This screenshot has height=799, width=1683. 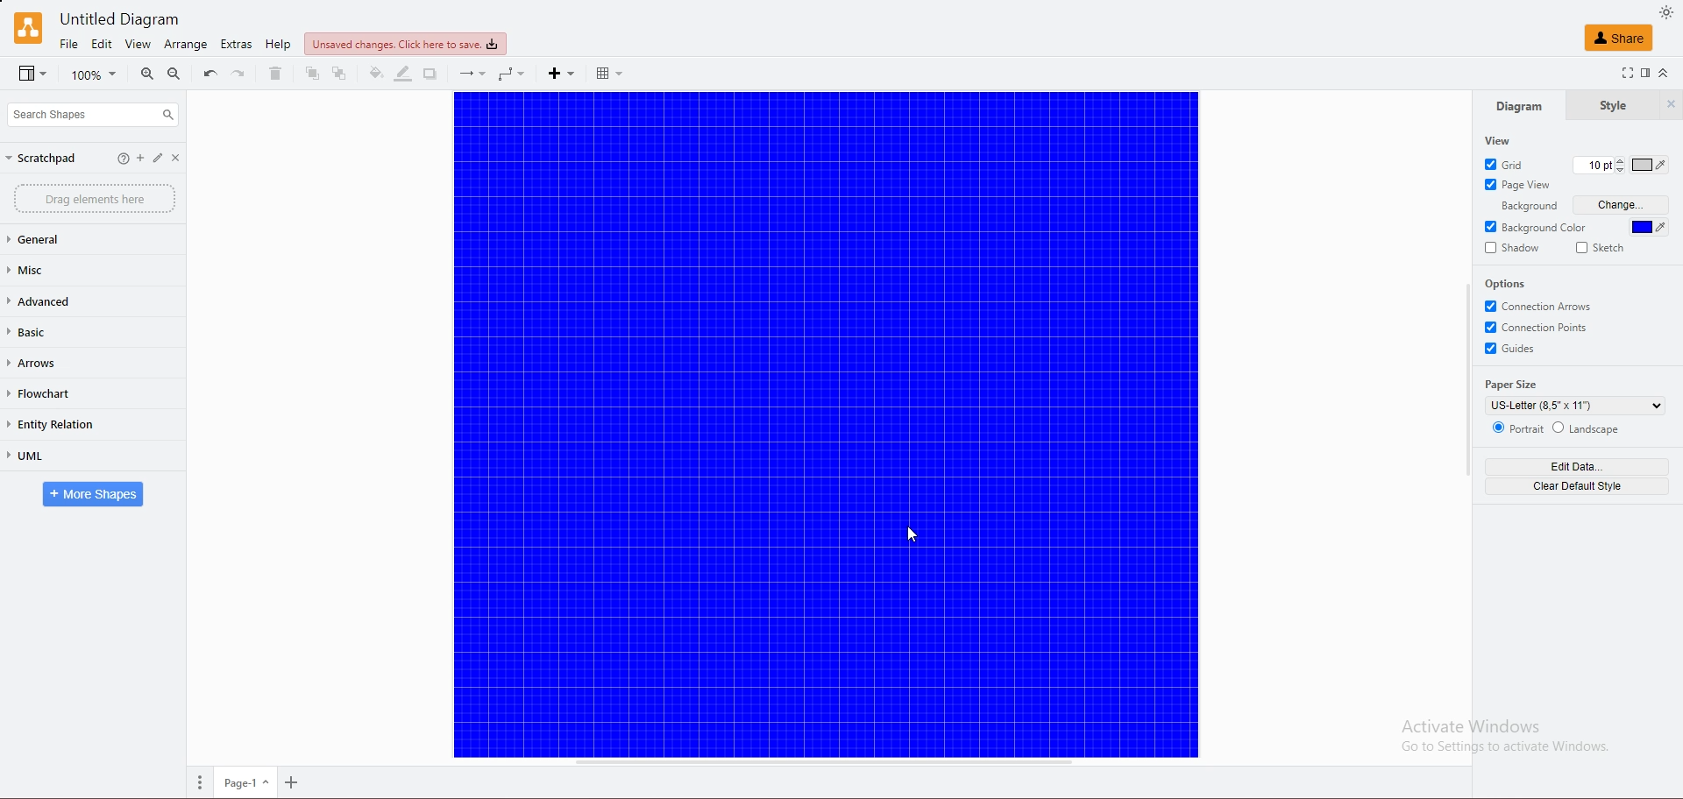 I want to click on insert, so click(x=561, y=74).